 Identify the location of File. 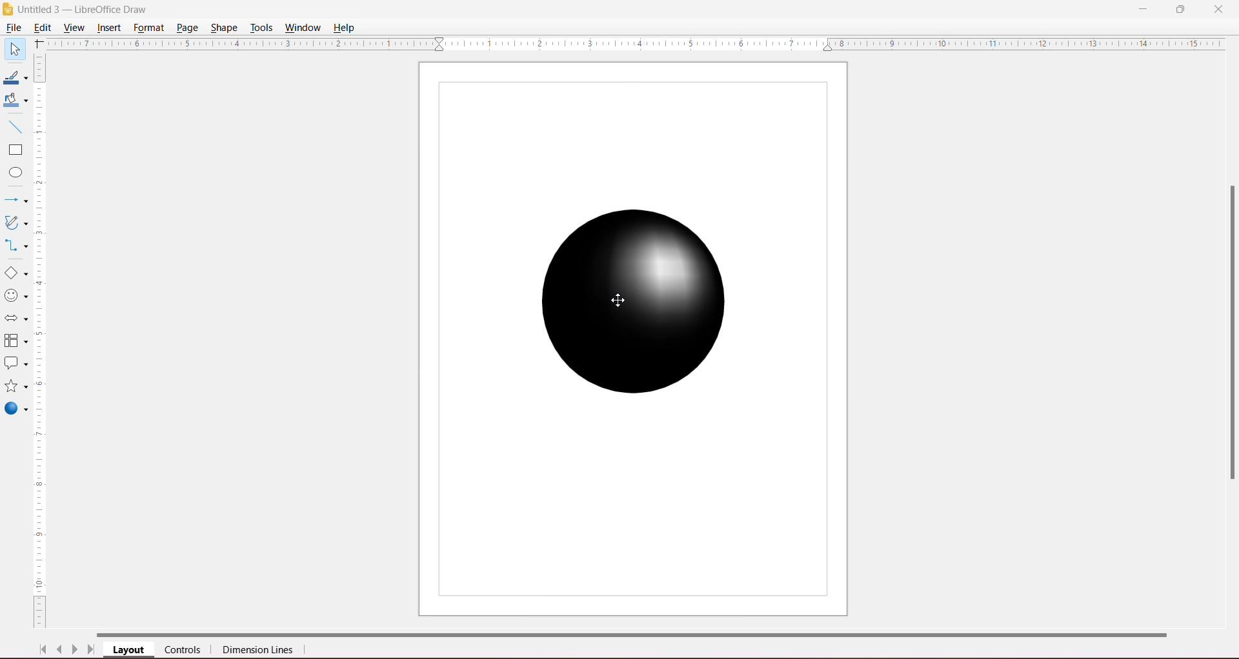
(13, 28).